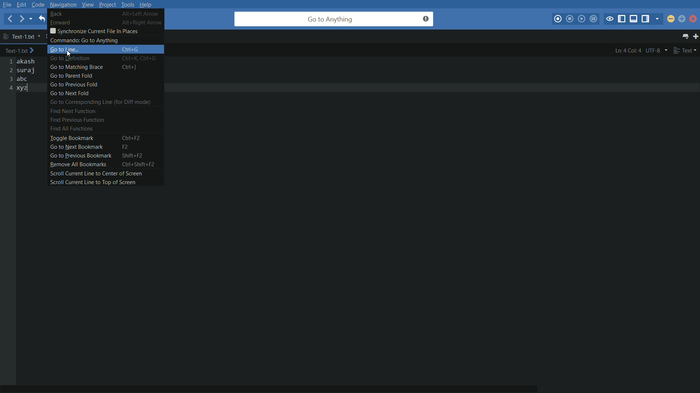  I want to click on synchronize current file in places, so click(93, 31).